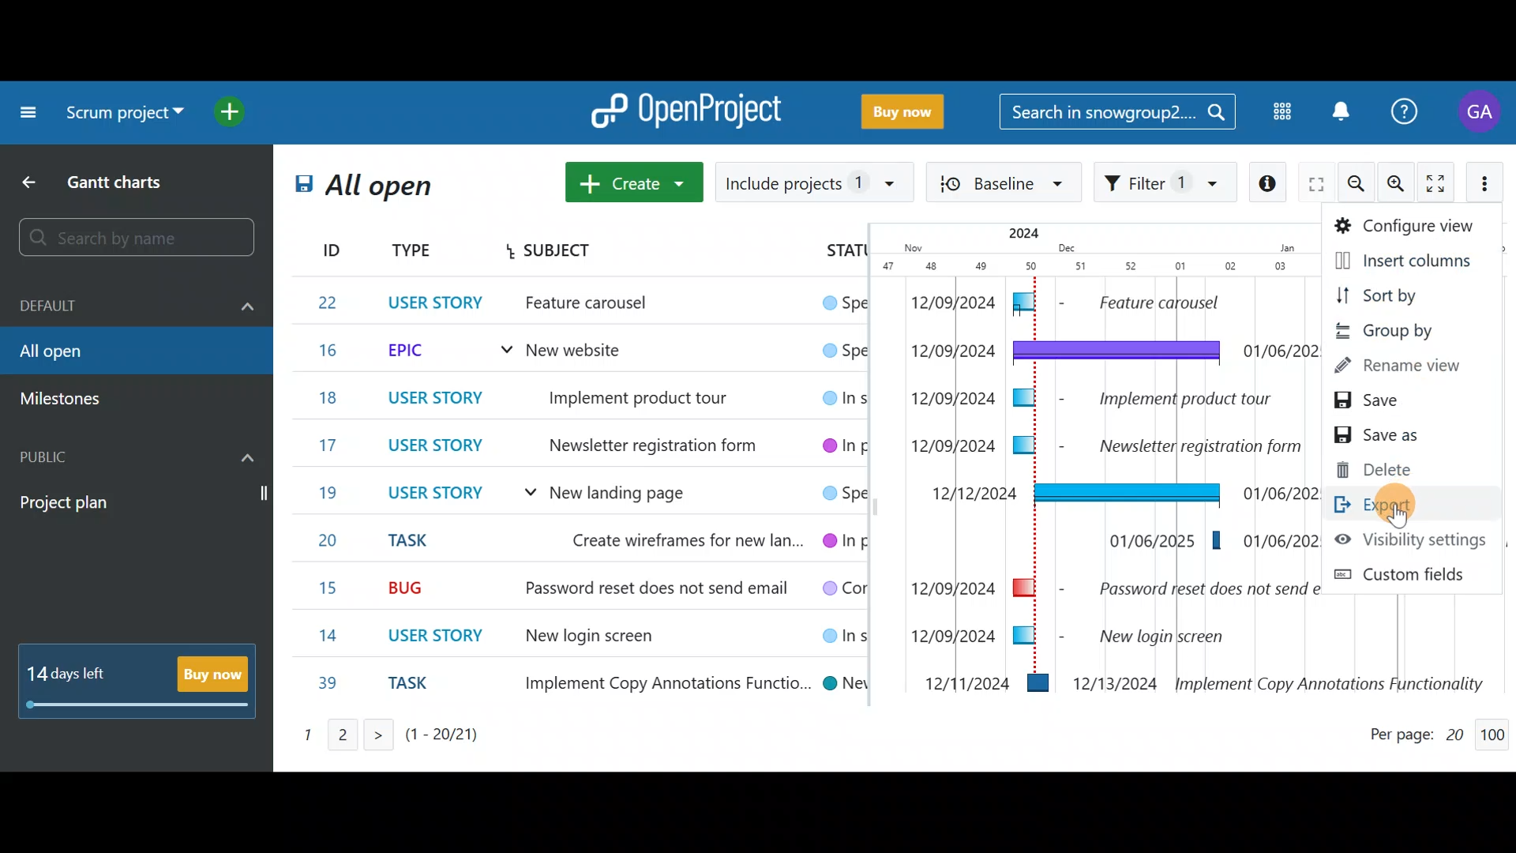 The height and width of the screenshot is (853, 1516). What do you see at coordinates (1005, 184) in the screenshot?
I see `Filter baseline` at bounding box center [1005, 184].